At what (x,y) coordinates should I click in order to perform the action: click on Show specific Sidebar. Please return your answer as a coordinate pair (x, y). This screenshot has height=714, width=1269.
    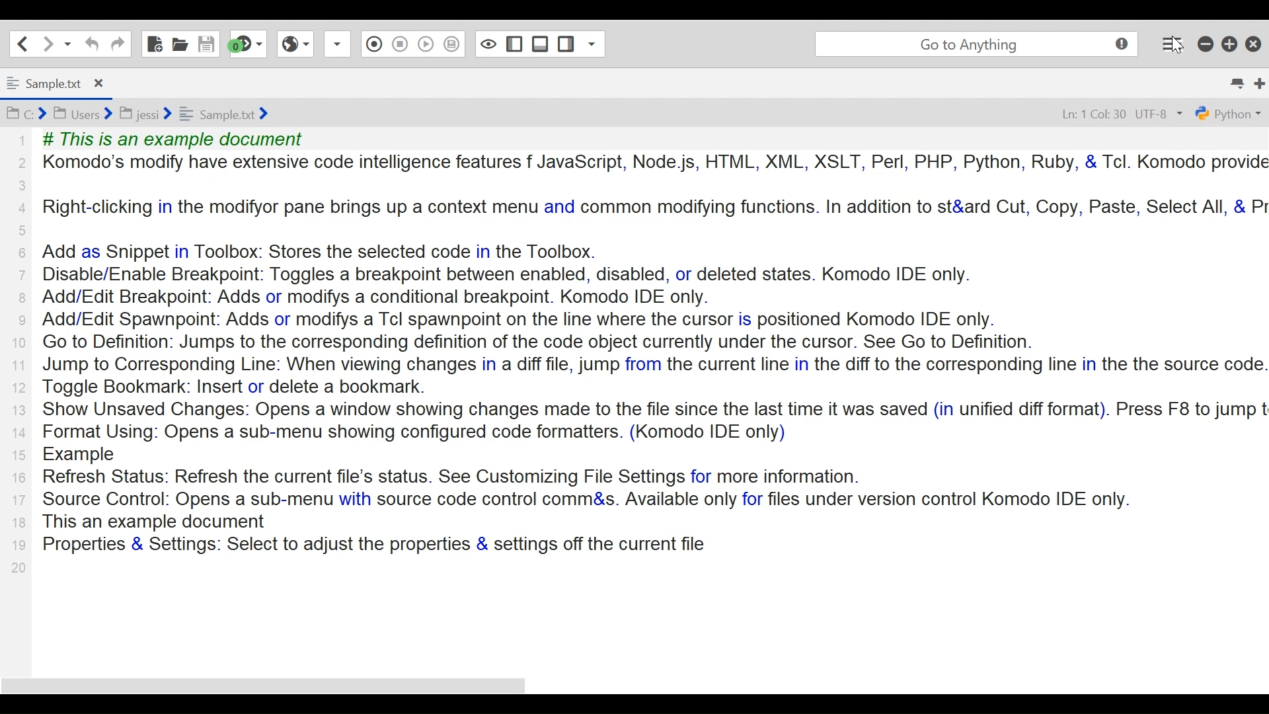
    Looking at the image, I should click on (580, 42).